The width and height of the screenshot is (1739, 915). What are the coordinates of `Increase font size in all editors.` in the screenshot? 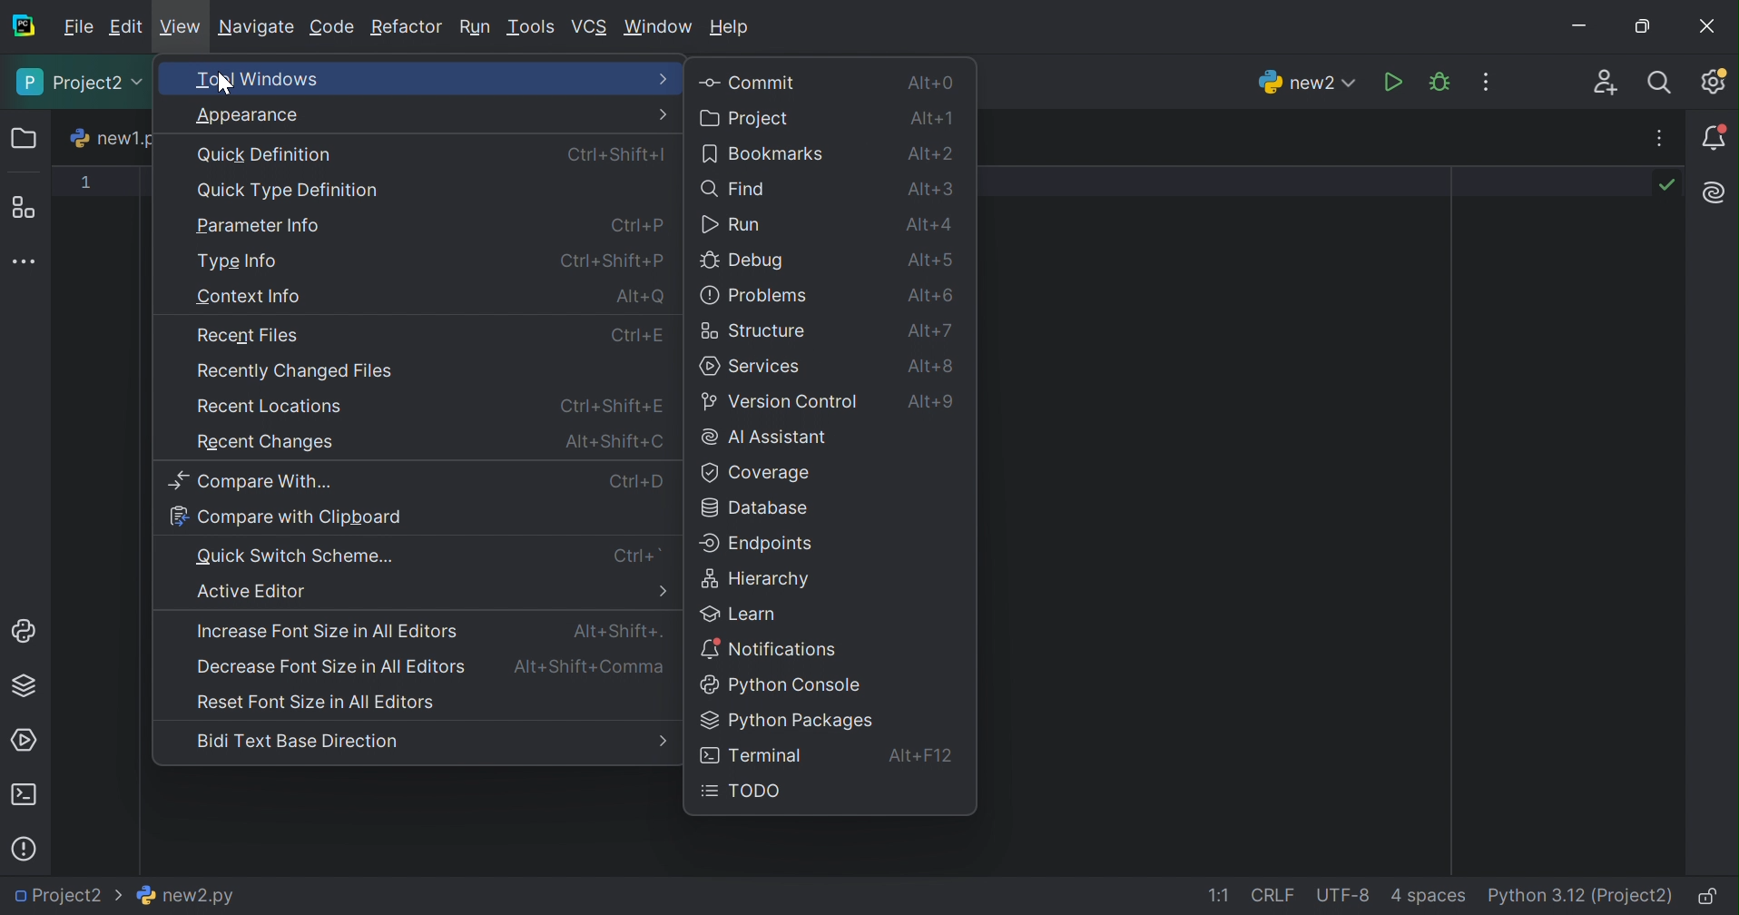 It's located at (328, 629).